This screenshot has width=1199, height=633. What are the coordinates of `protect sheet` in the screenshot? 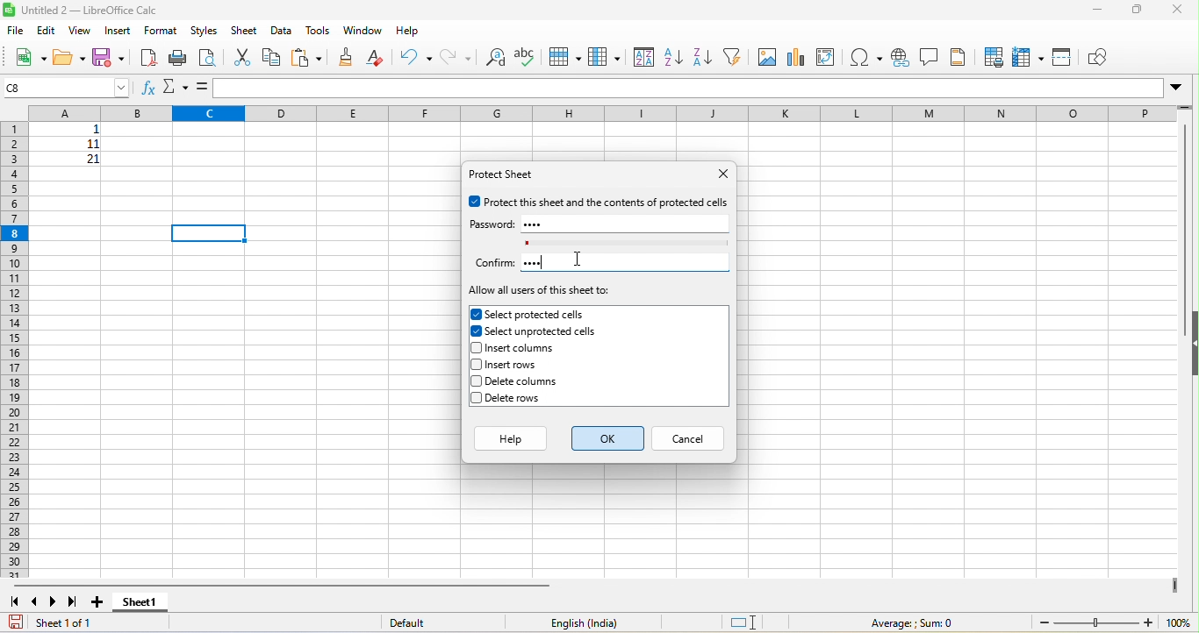 It's located at (507, 176).